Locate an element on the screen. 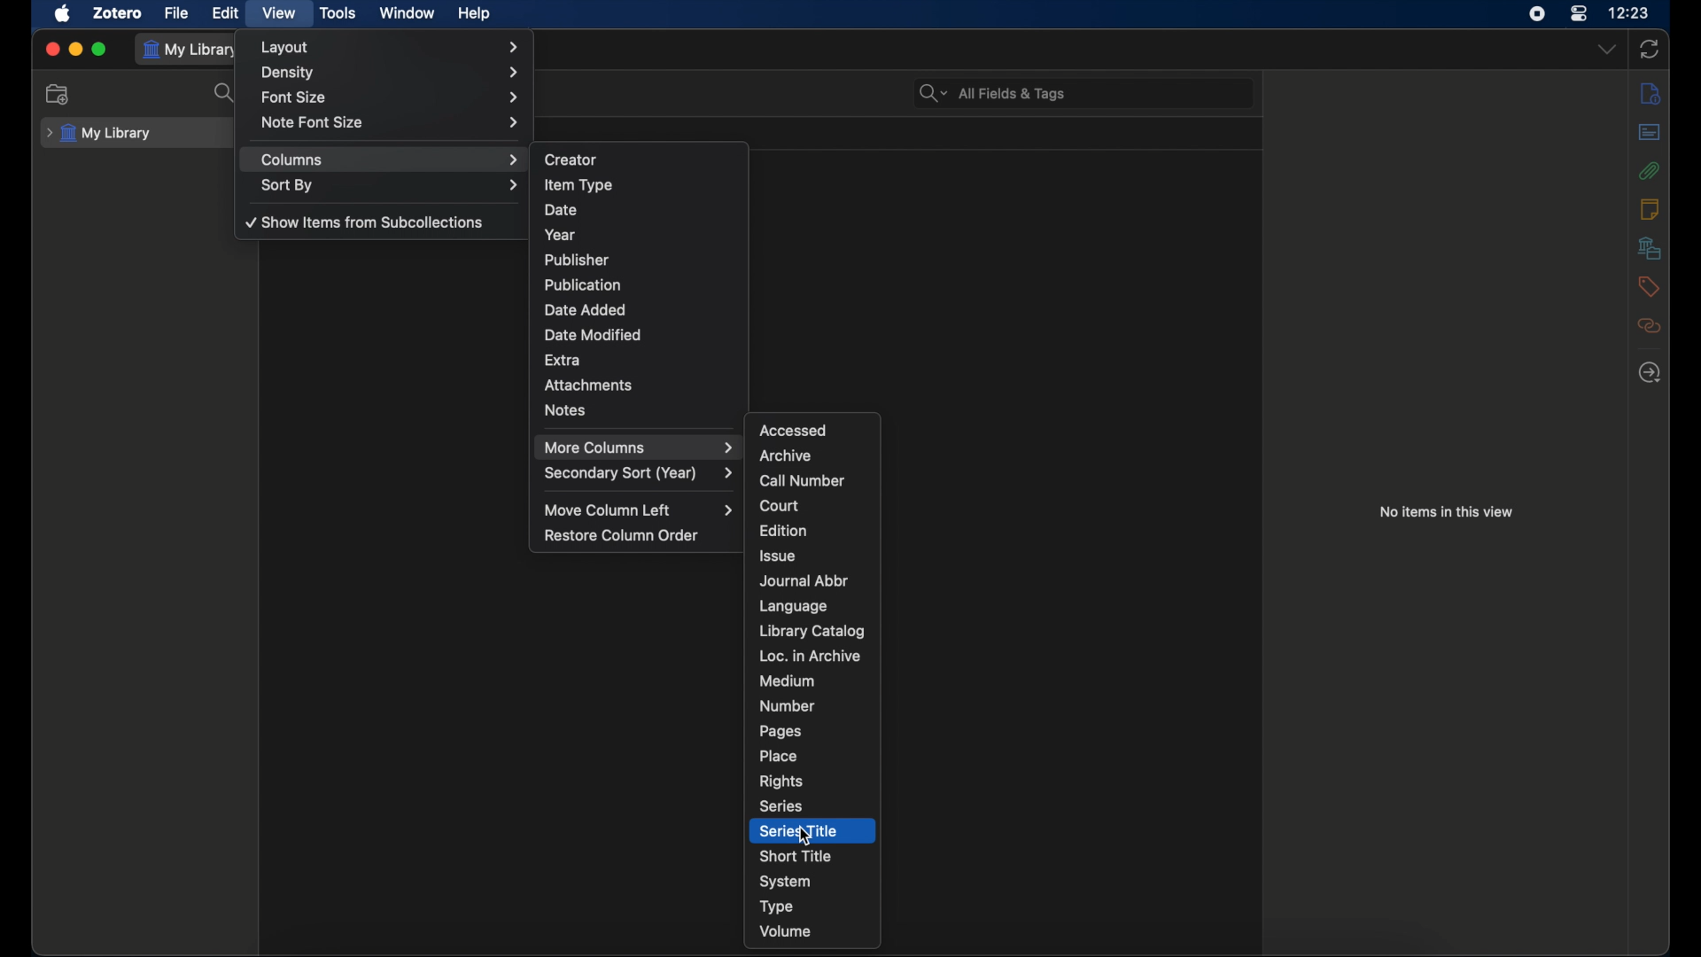 This screenshot has width=1701, height=957. accessed is located at coordinates (792, 430).